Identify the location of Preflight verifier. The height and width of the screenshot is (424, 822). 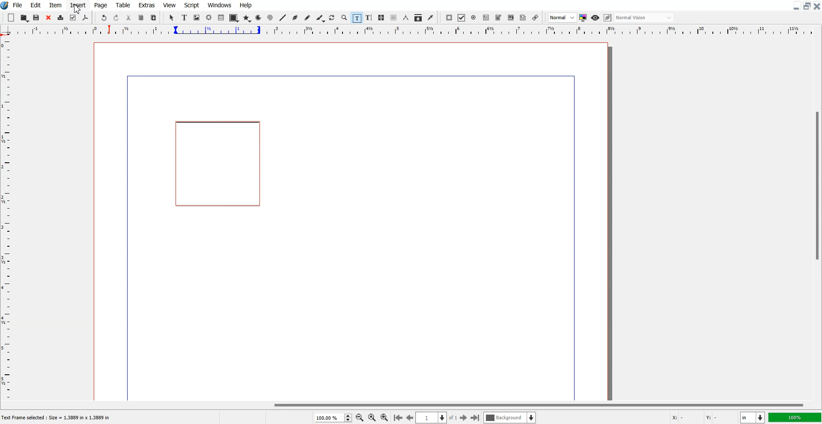
(72, 18).